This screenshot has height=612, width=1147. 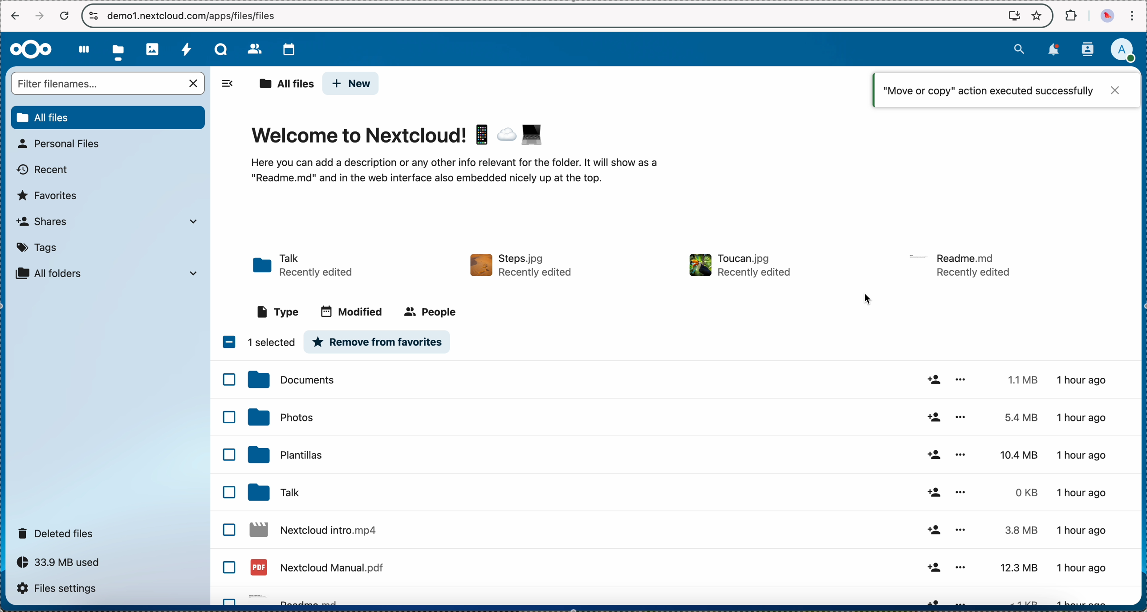 I want to click on tags, so click(x=37, y=249).